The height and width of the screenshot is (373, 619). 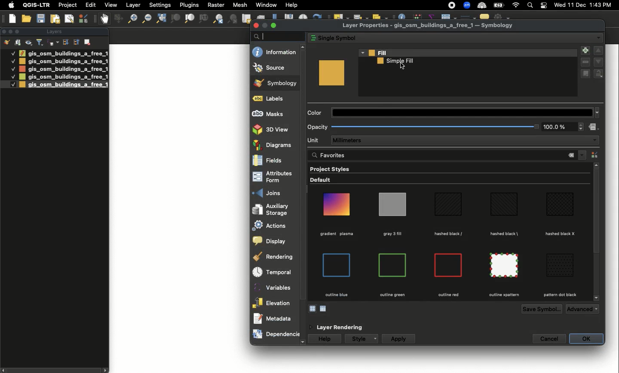 I want to click on Raster, so click(x=215, y=5).